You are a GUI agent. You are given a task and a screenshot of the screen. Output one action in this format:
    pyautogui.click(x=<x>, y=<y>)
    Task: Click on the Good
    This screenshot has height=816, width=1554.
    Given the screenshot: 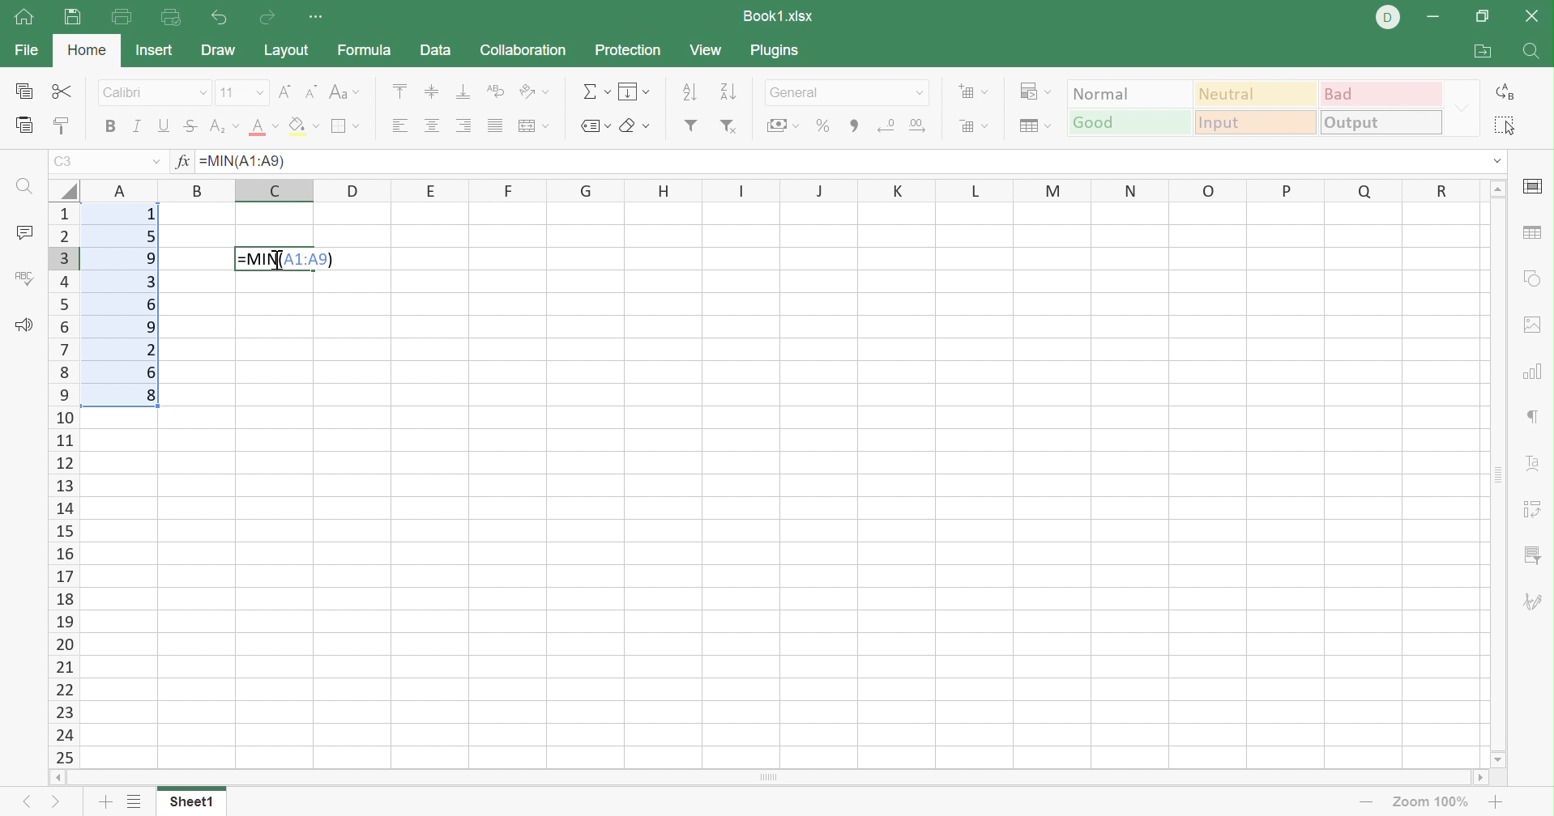 What is the action you would take?
    pyautogui.click(x=1129, y=121)
    